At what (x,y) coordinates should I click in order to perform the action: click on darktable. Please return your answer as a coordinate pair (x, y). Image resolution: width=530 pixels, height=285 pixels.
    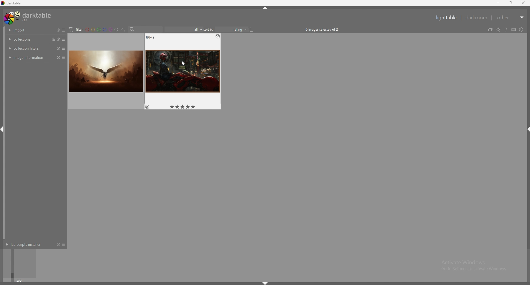
    Looking at the image, I should click on (11, 3).